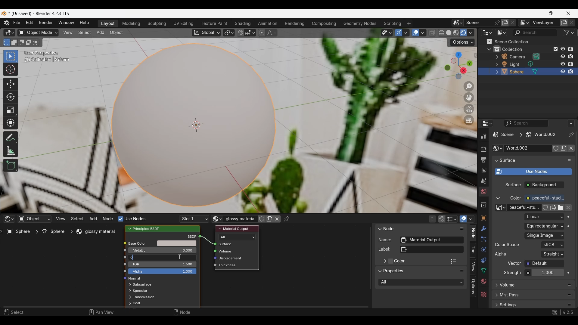  What do you see at coordinates (545, 208) in the screenshot?
I see `Fake user` at bounding box center [545, 208].